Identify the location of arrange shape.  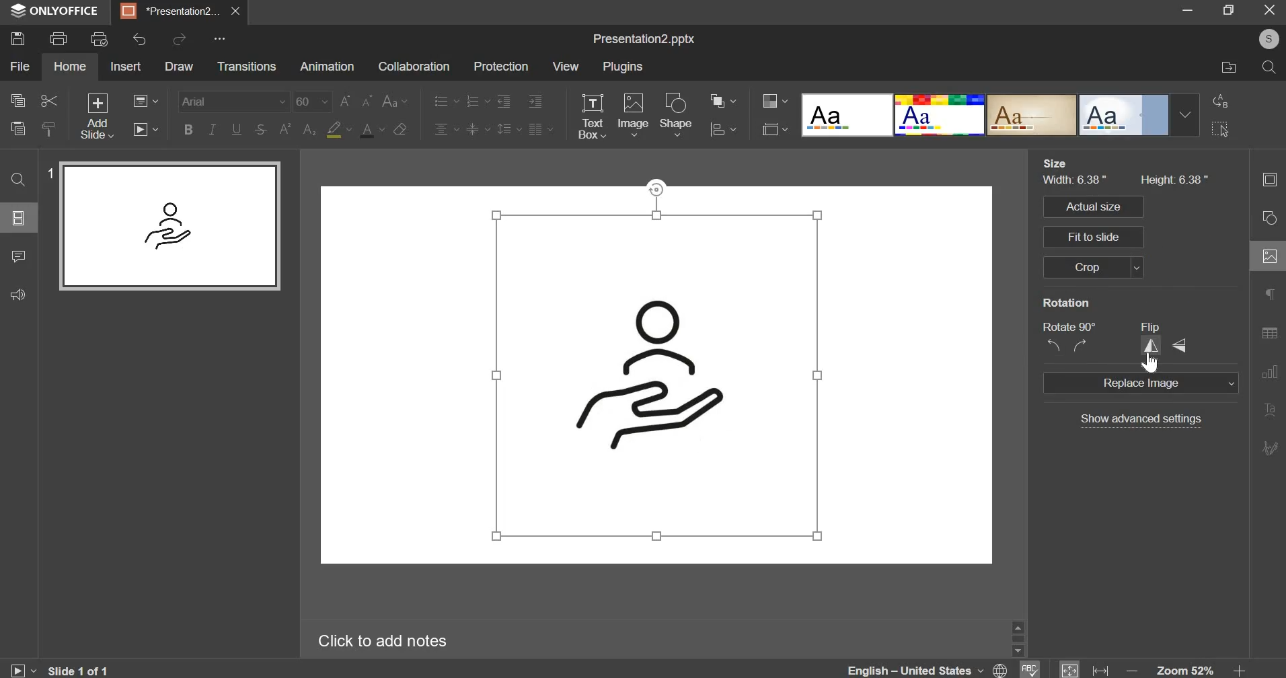
(725, 99).